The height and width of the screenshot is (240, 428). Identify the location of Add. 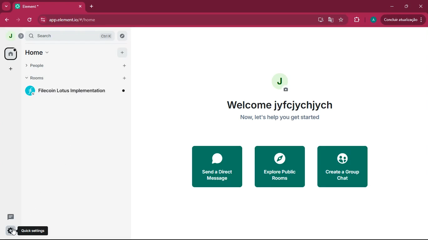
(125, 66).